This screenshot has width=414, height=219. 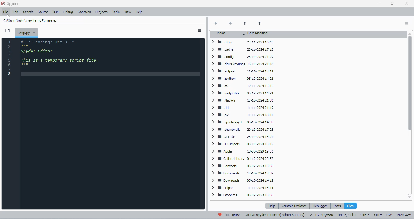 What do you see at coordinates (84, 12) in the screenshot?
I see `consoles` at bounding box center [84, 12].